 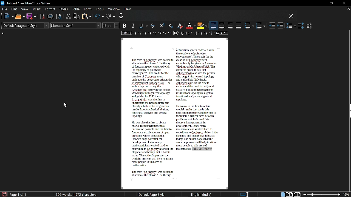 What do you see at coordinates (291, 16) in the screenshot?
I see `CLose` at bounding box center [291, 16].